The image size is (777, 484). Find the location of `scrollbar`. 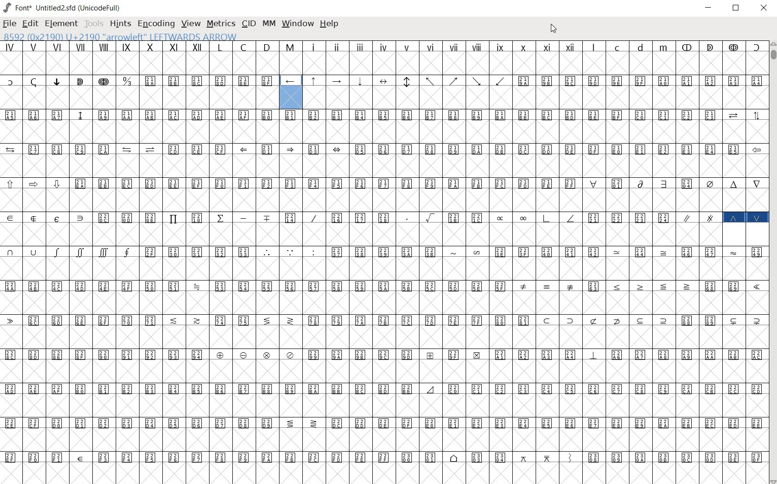

scrollbar is located at coordinates (772, 262).